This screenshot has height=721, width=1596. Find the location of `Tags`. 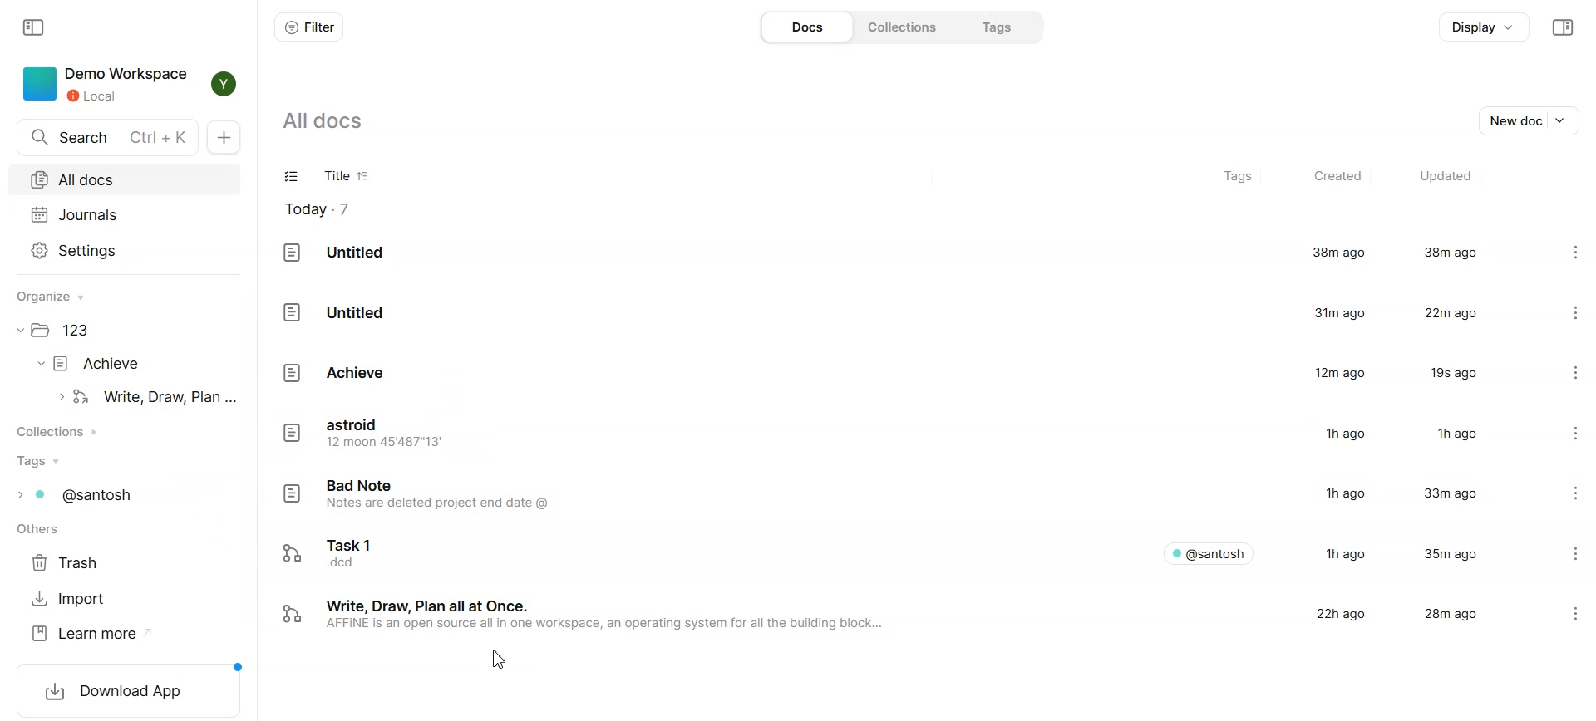

Tags is located at coordinates (993, 27).